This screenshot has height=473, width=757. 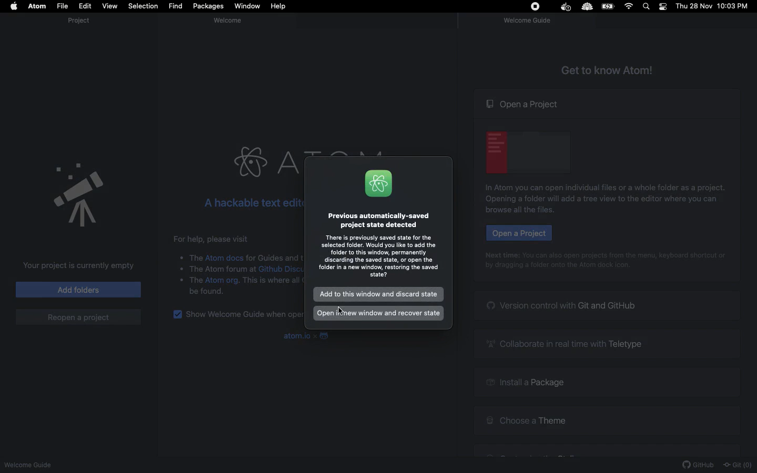 What do you see at coordinates (264, 162) in the screenshot?
I see `Atom` at bounding box center [264, 162].